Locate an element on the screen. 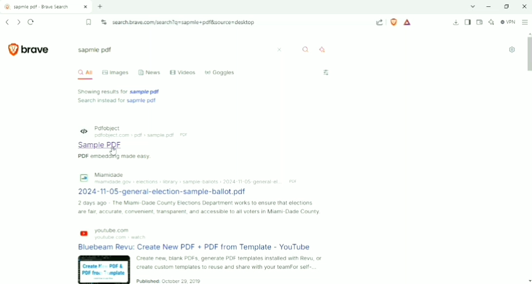 The width and height of the screenshot is (532, 284). Downloads is located at coordinates (456, 23).